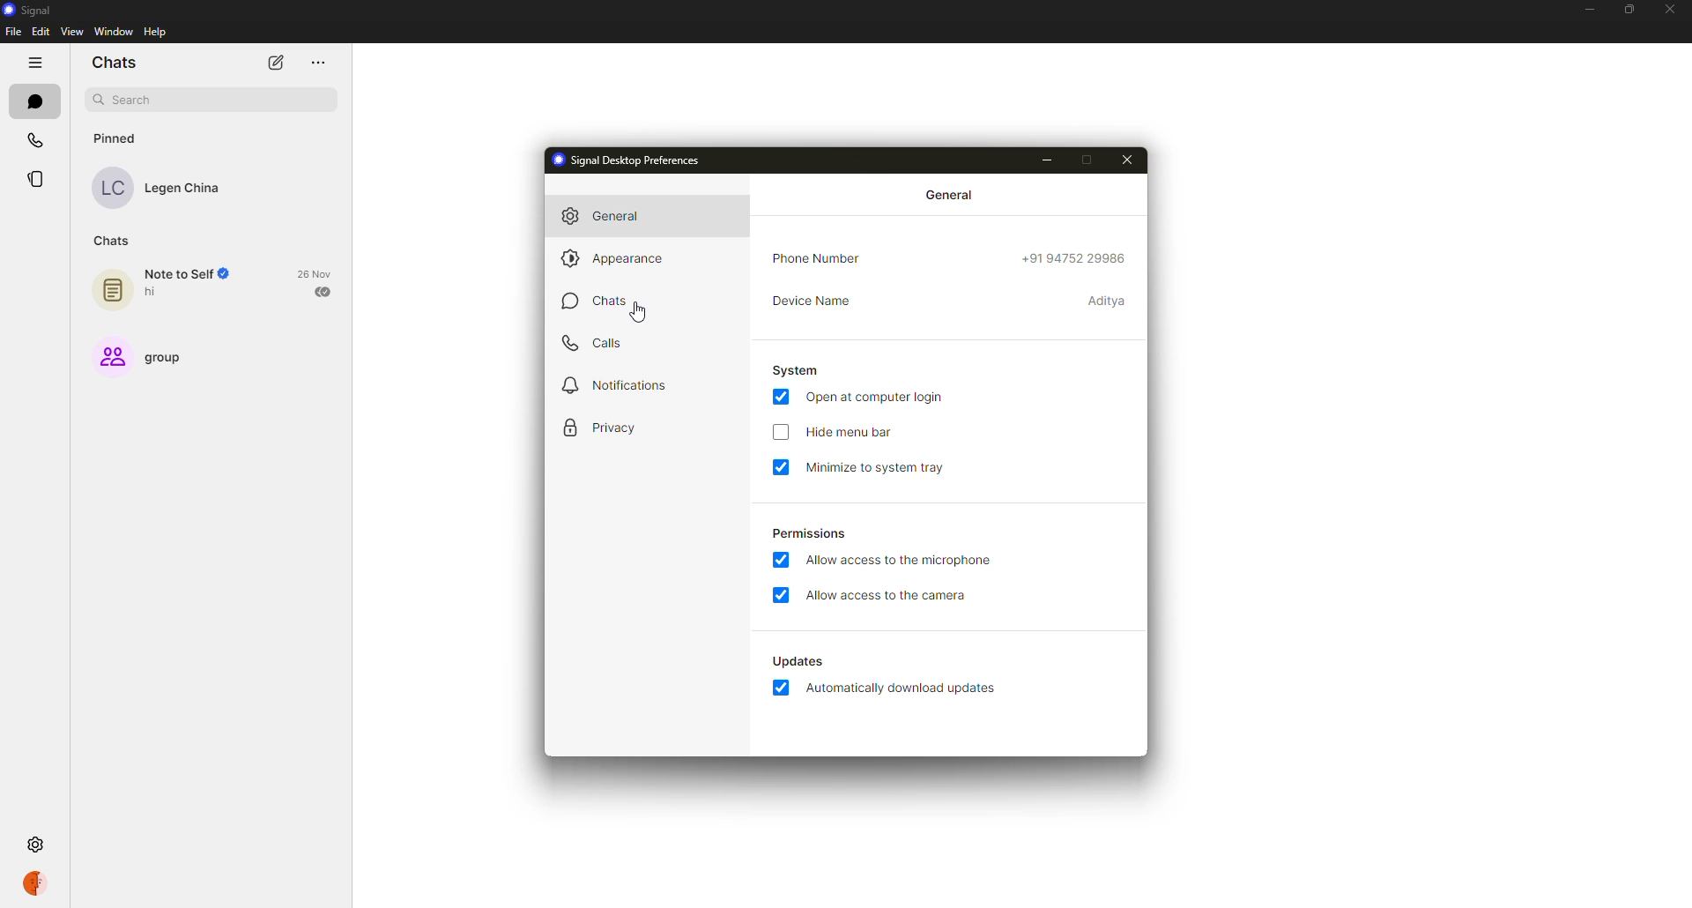 The width and height of the screenshot is (1692, 908). What do you see at coordinates (34, 62) in the screenshot?
I see `hide tabs` at bounding box center [34, 62].